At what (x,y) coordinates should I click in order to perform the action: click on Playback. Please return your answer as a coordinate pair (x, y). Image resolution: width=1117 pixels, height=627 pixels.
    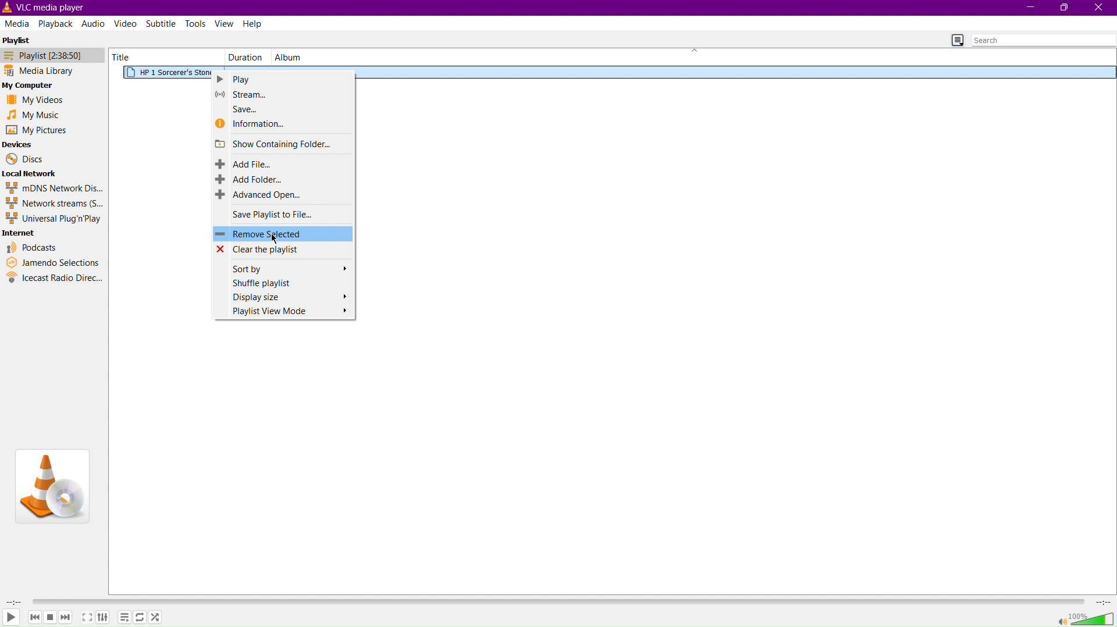
    Looking at the image, I should click on (57, 23).